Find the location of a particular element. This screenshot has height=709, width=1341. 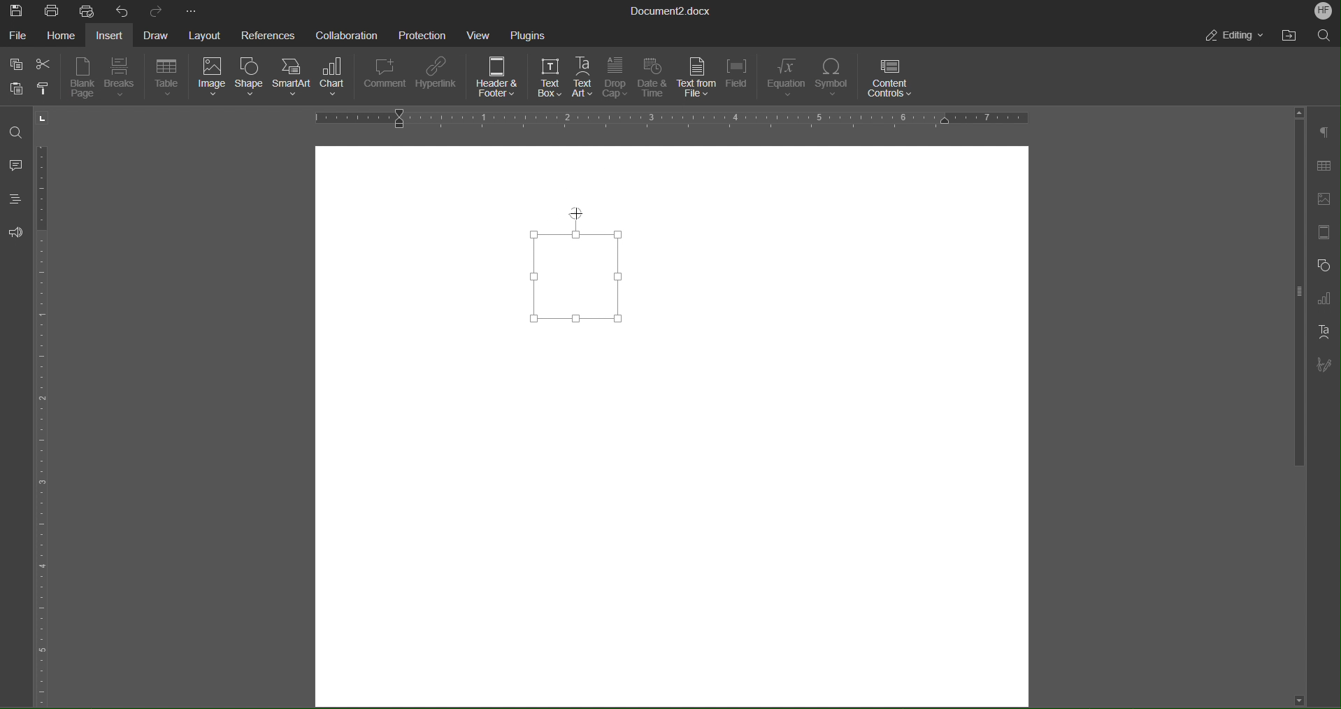

Insert Image is located at coordinates (1321, 199).